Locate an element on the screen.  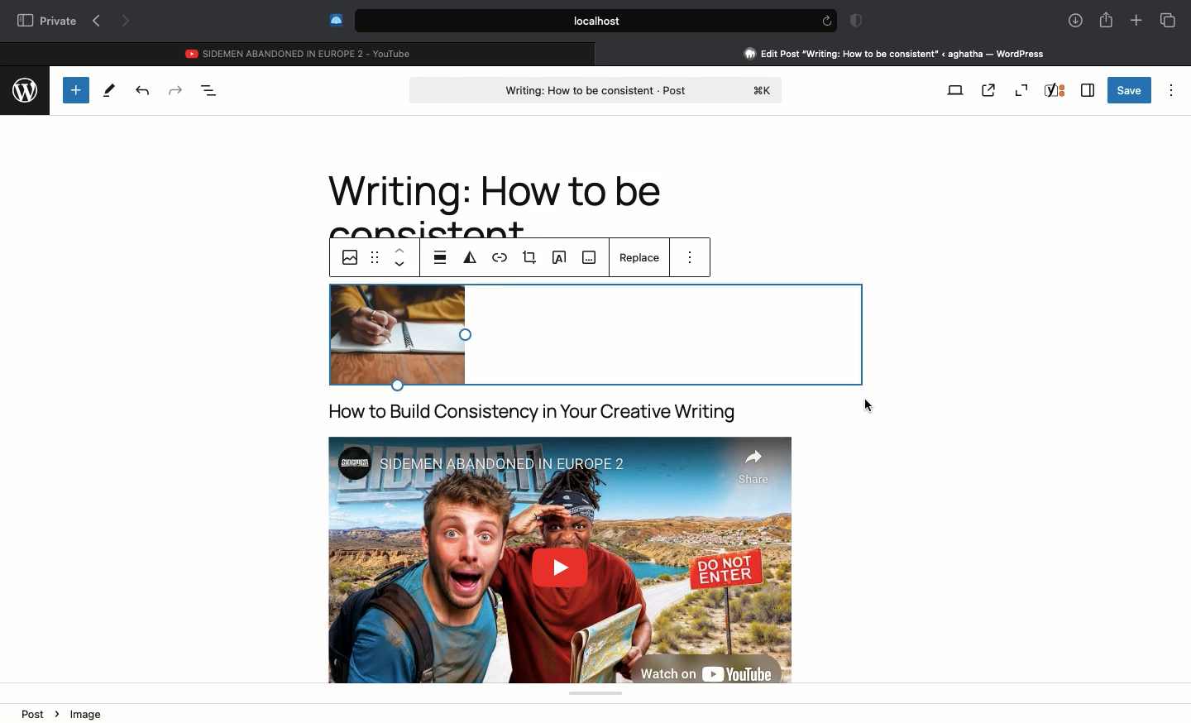
Share is located at coordinates (1106, 18).